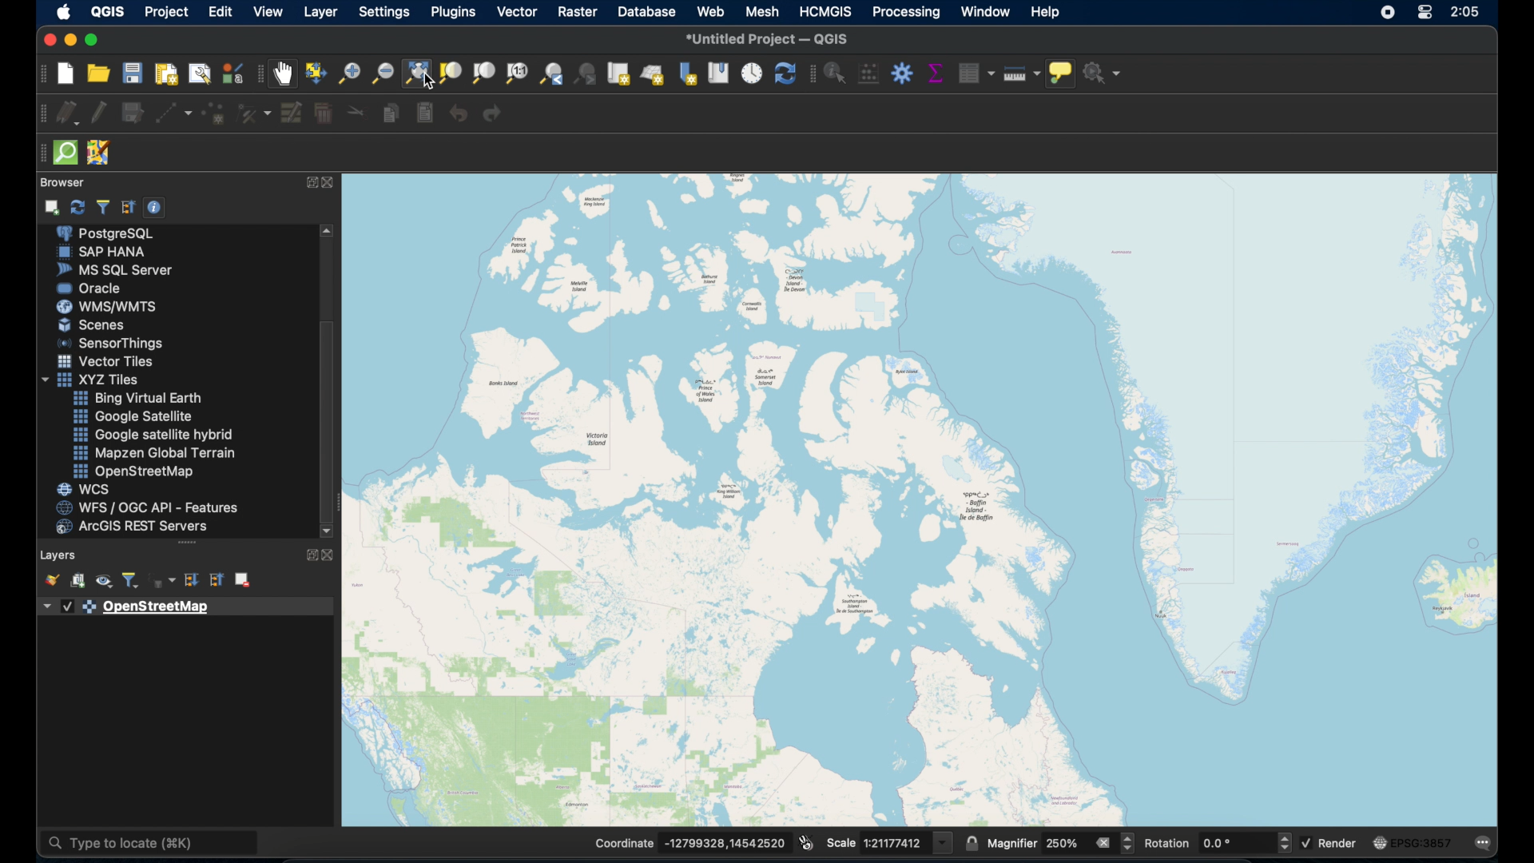 The image size is (1534, 863). I want to click on save project, so click(133, 74).